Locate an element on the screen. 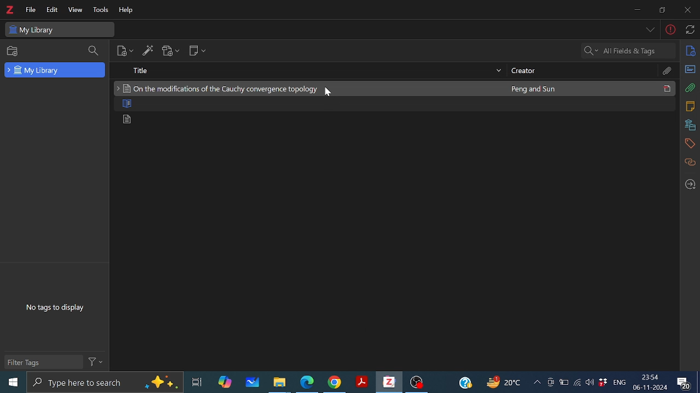 The height and width of the screenshot is (393, 700).  is located at coordinates (329, 93).